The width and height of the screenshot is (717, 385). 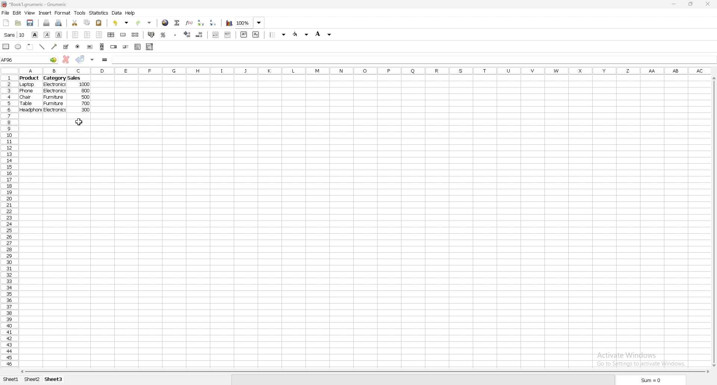 I want to click on file name, so click(x=35, y=4).